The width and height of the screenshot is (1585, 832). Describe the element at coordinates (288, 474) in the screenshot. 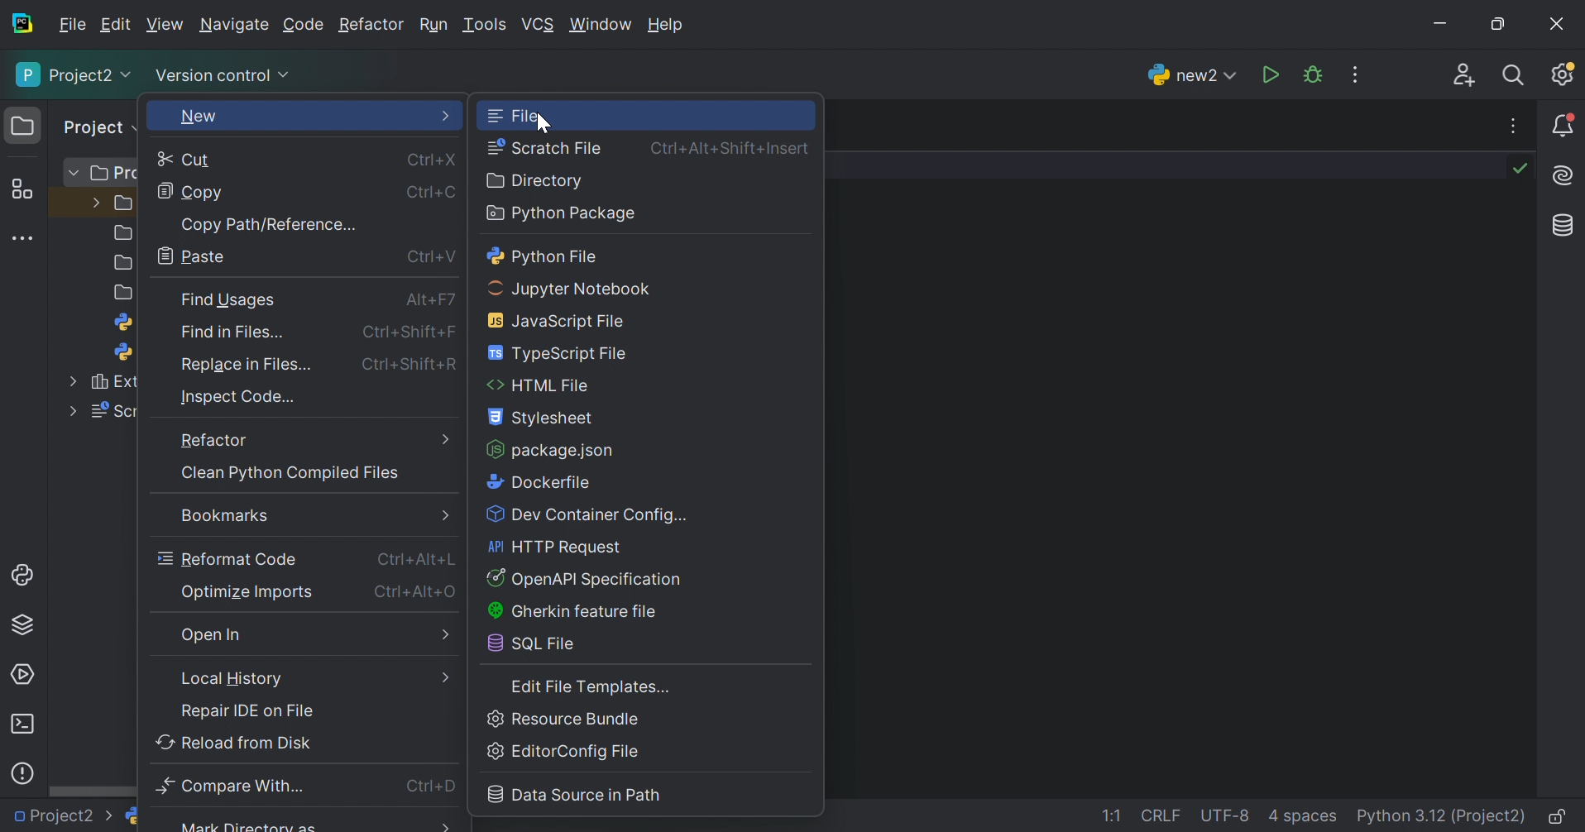

I see `Clean Python Compiled Files` at that location.